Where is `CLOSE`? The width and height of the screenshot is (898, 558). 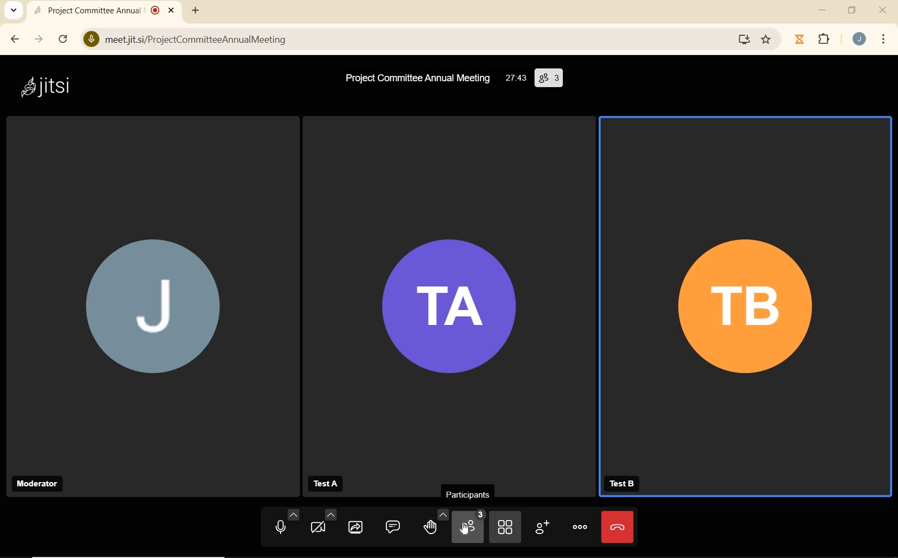
CLOSE is located at coordinates (883, 11).